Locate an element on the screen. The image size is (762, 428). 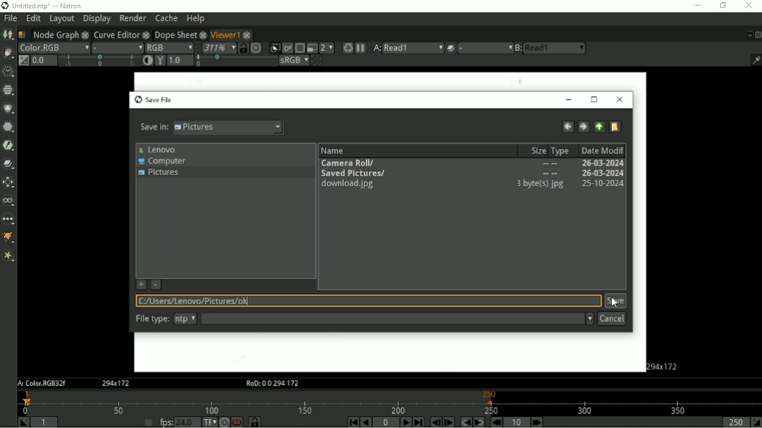
Alpha channel is located at coordinates (117, 47).